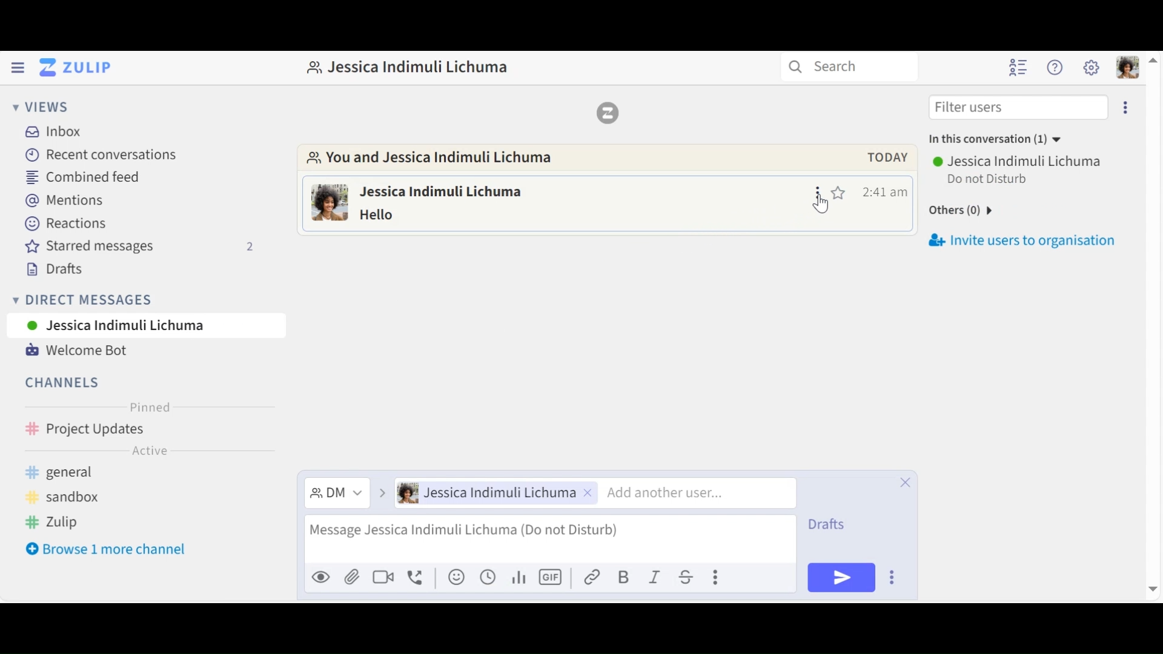  Describe the element at coordinates (718, 576) in the screenshot. I see `Compose actions` at that location.